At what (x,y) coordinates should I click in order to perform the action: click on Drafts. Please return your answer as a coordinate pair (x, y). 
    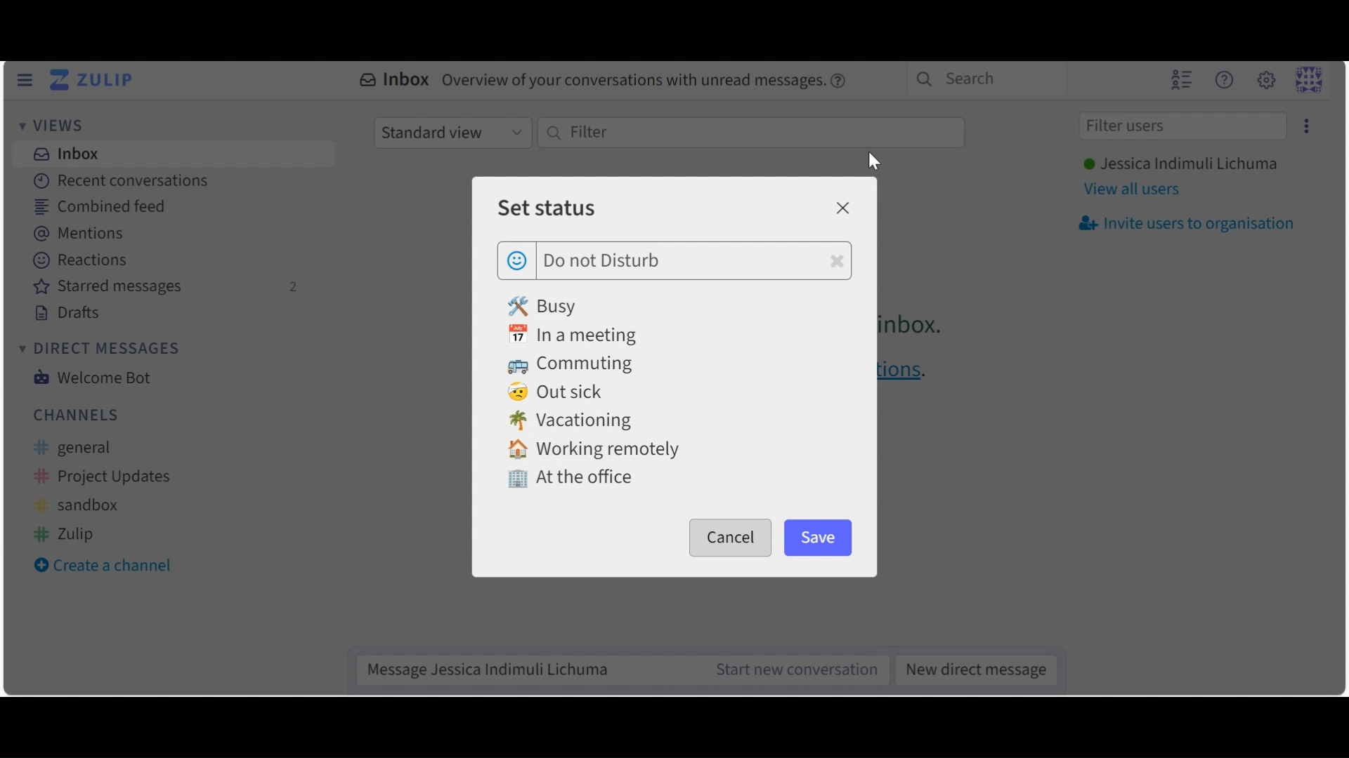
    Looking at the image, I should click on (69, 313).